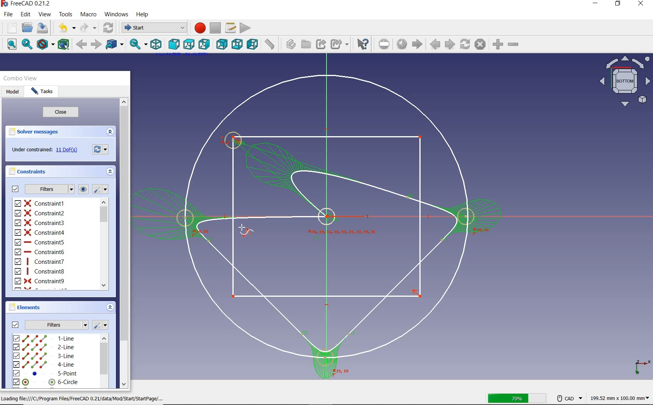  Describe the element at coordinates (639, 366) in the screenshot. I see `xyz plane` at that location.